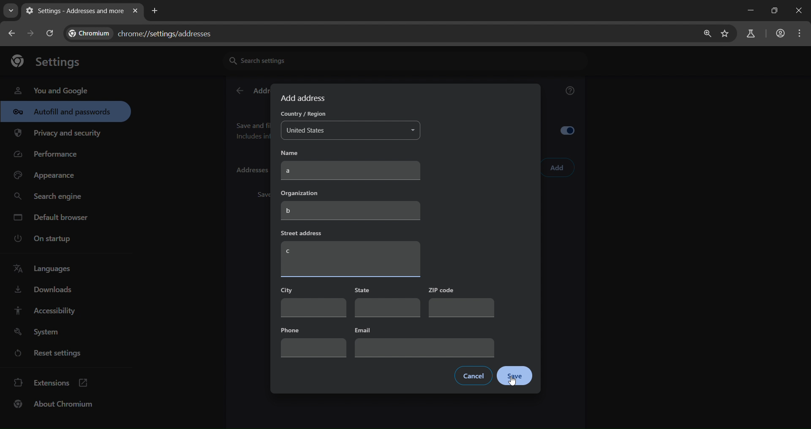 Image resolution: width=811 pixels, height=429 pixels. I want to click on cancel, so click(473, 375).